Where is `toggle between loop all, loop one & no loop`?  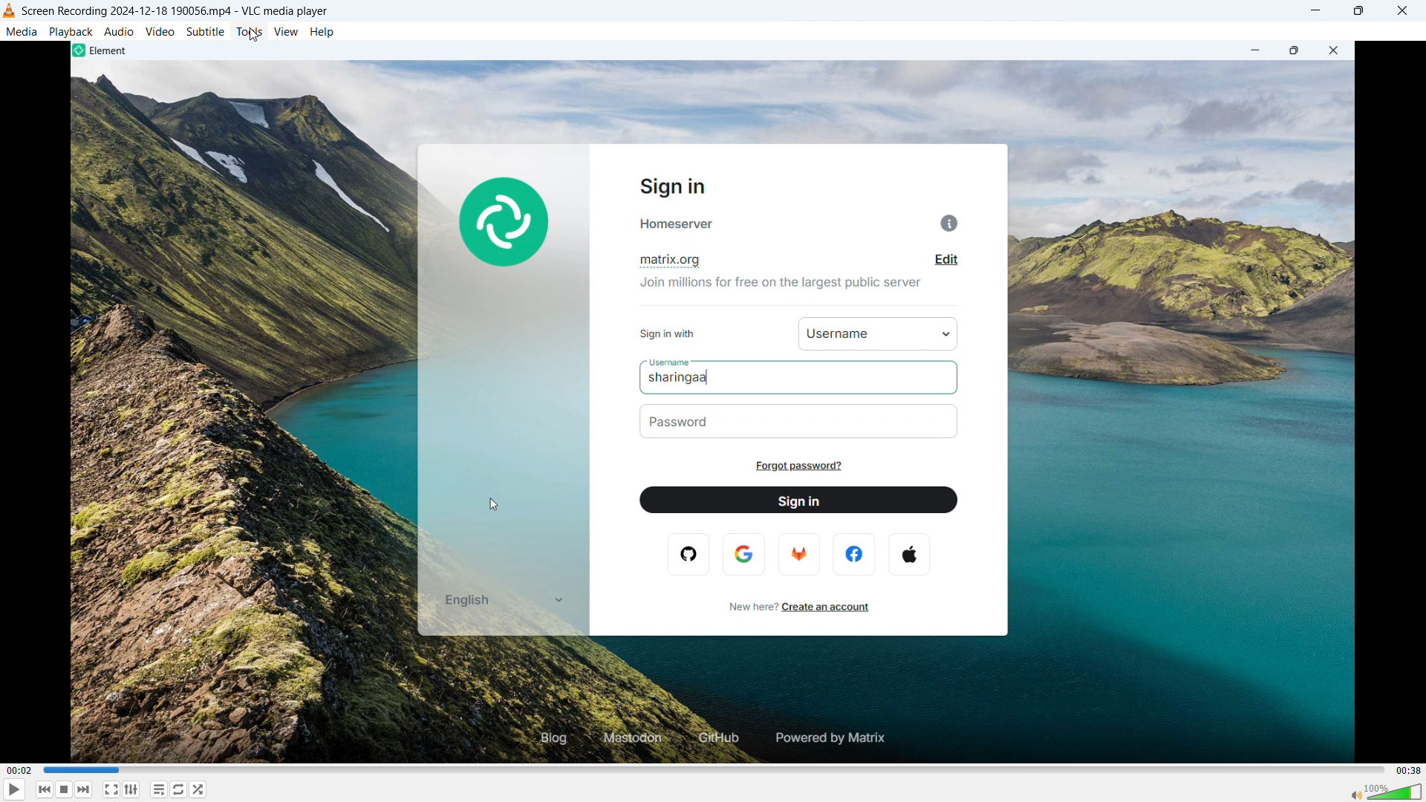 toggle between loop all, loop one & no loop is located at coordinates (179, 789).